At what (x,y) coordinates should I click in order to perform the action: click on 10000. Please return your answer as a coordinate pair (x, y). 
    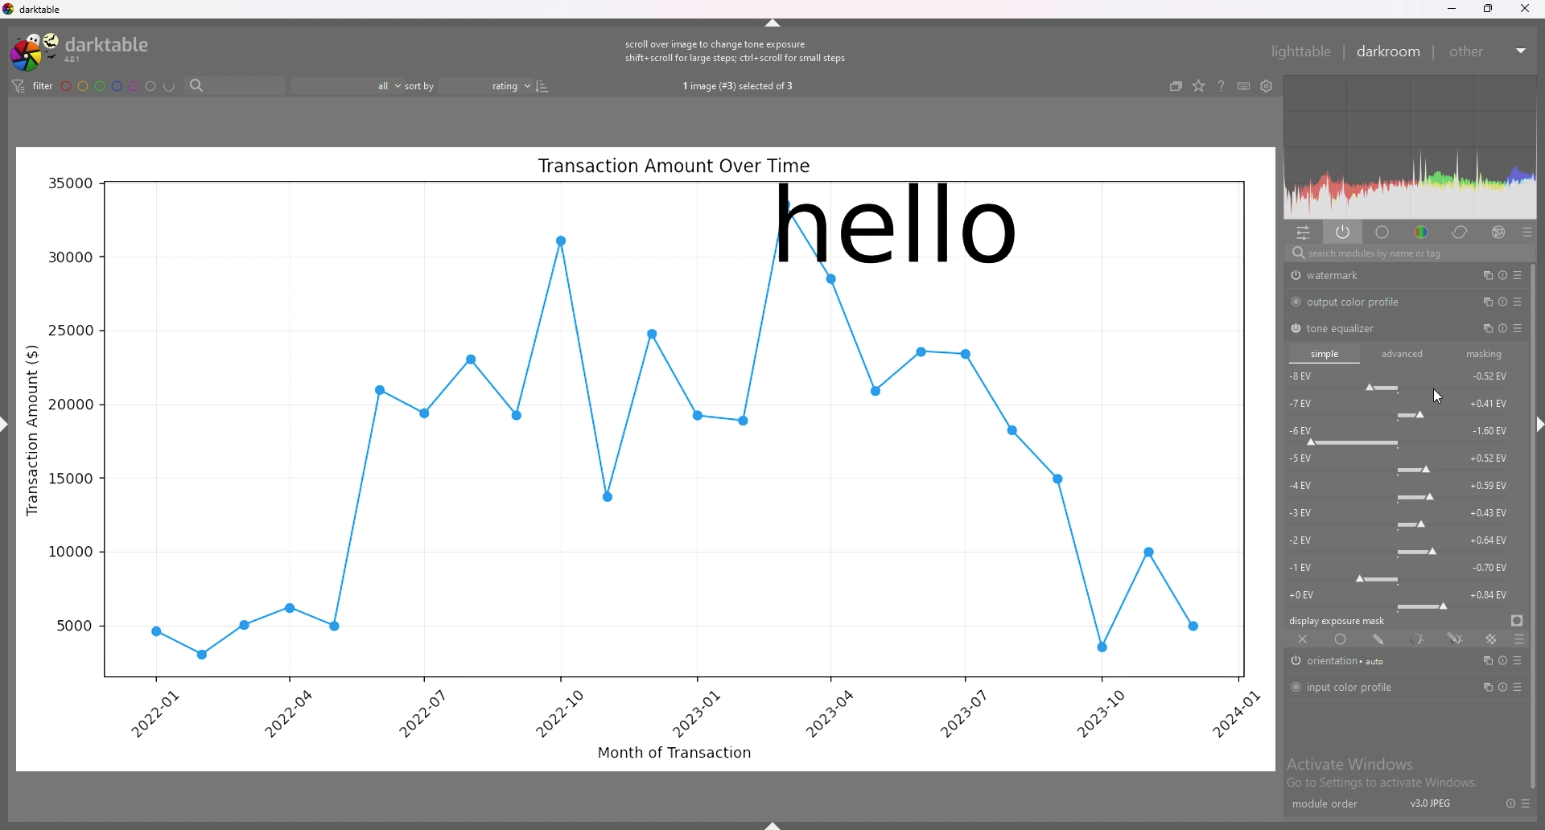
    Looking at the image, I should click on (68, 552).